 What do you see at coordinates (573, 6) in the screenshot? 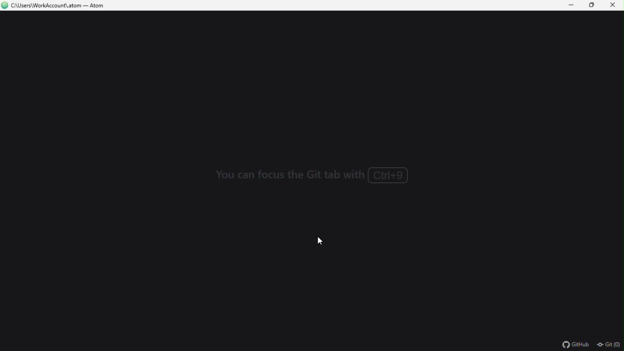
I see `Minimise` at bounding box center [573, 6].